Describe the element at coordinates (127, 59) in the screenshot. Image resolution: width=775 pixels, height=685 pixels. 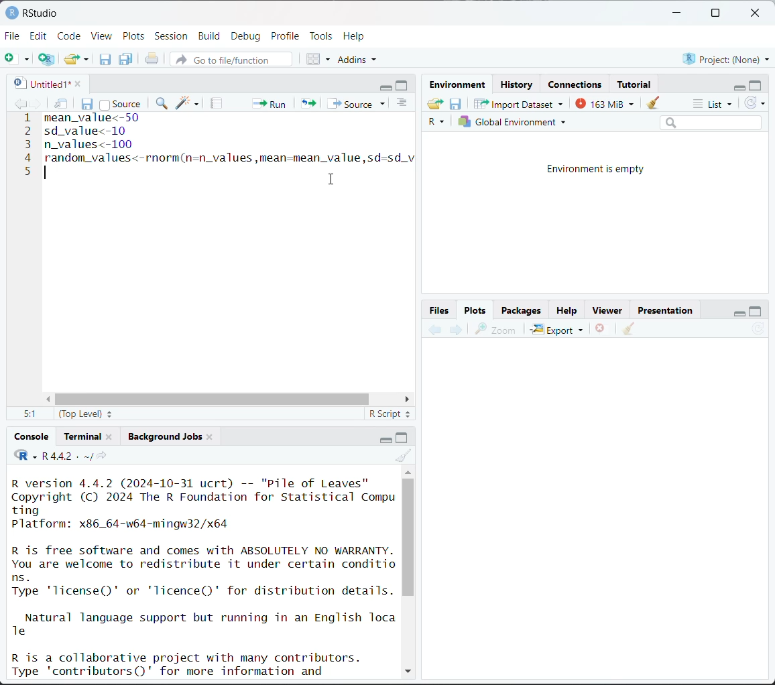
I see `save all open documents` at that location.